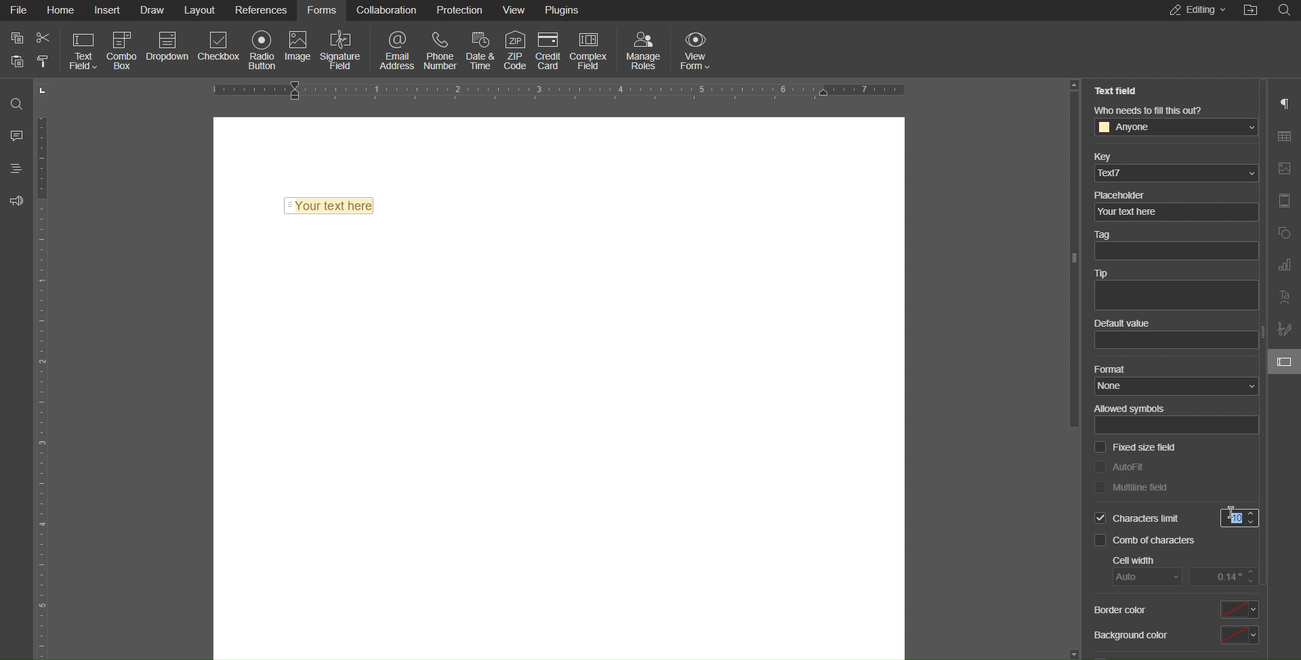 The width and height of the screenshot is (1301, 660). What do you see at coordinates (1283, 266) in the screenshot?
I see `Graph Settings` at bounding box center [1283, 266].